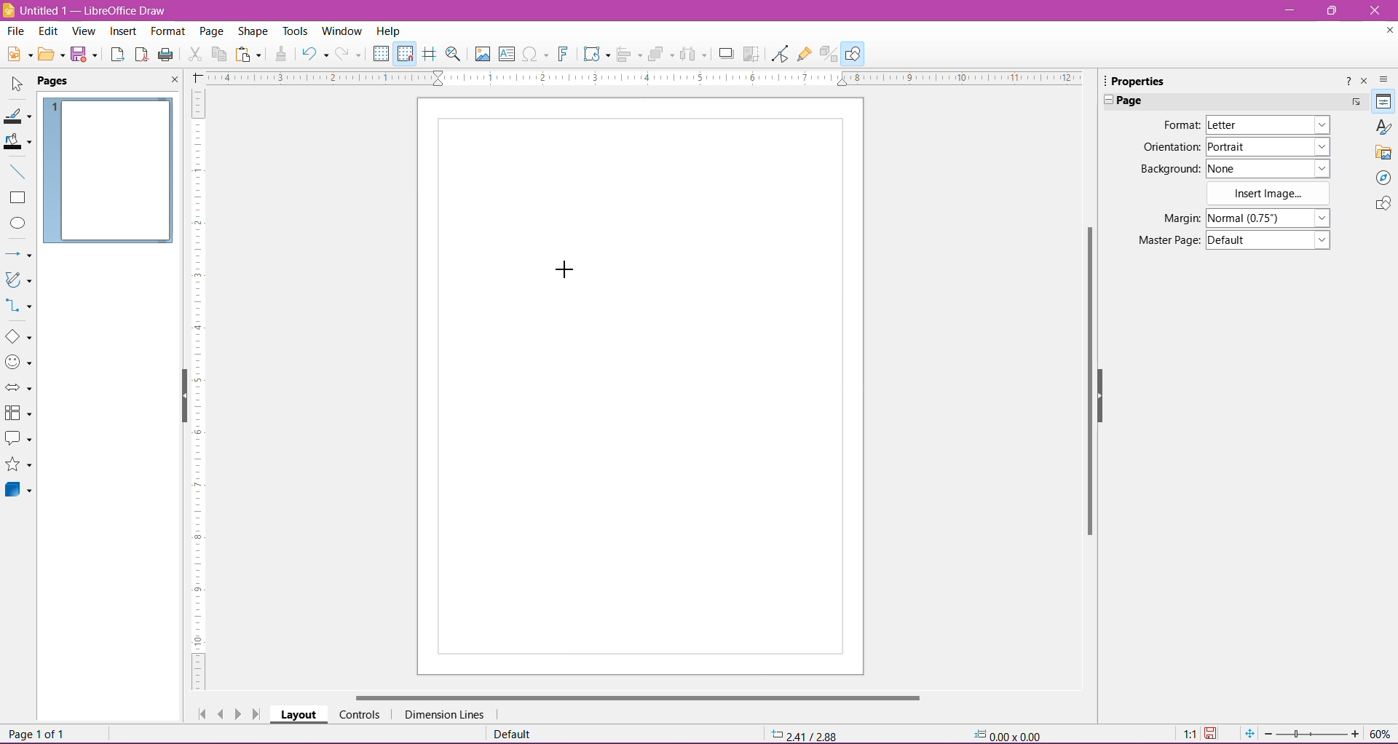 The image size is (1398, 744). I want to click on Basic Shapes, so click(18, 336).